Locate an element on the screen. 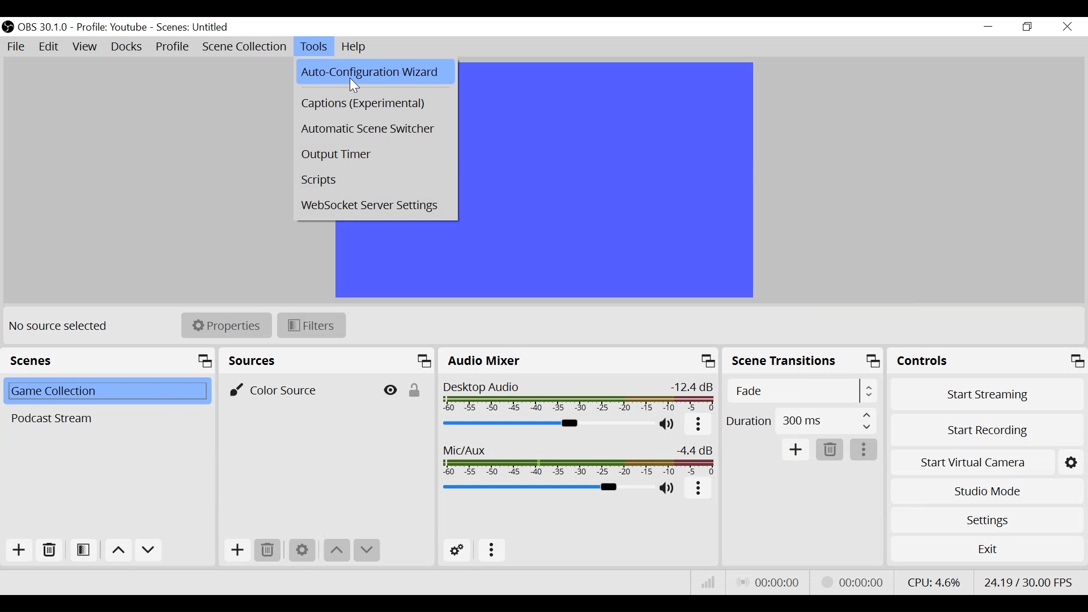  Studio Mode is located at coordinates (985, 493).